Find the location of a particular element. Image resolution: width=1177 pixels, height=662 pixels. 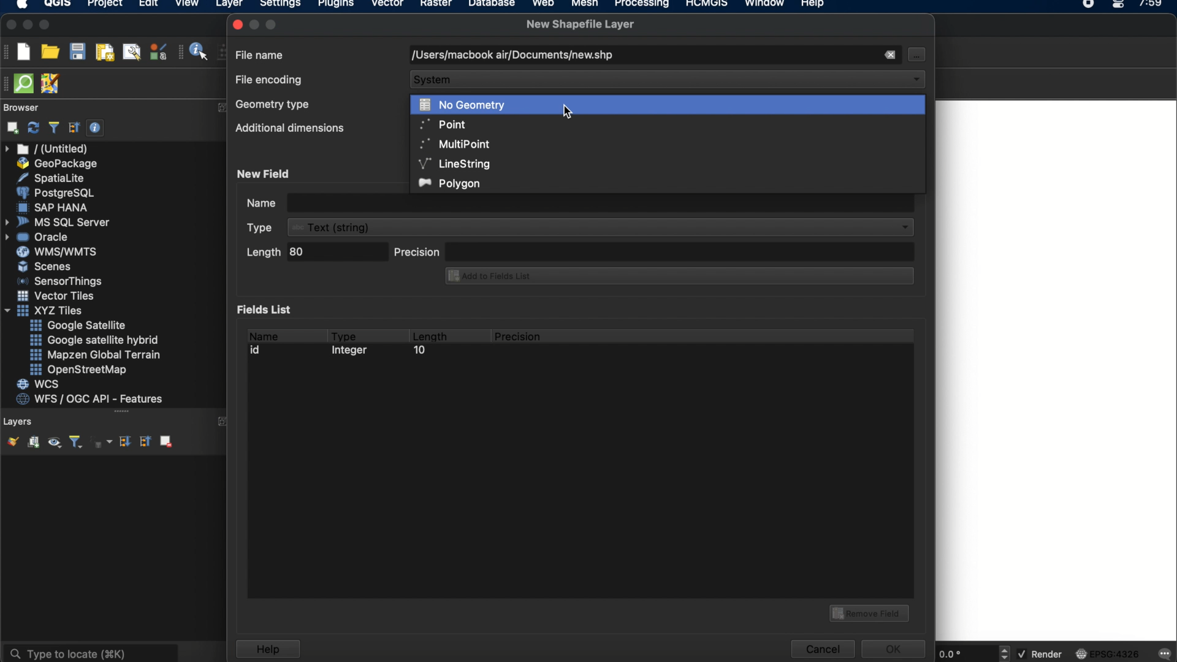

minimize is located at coordinates (28, 25).